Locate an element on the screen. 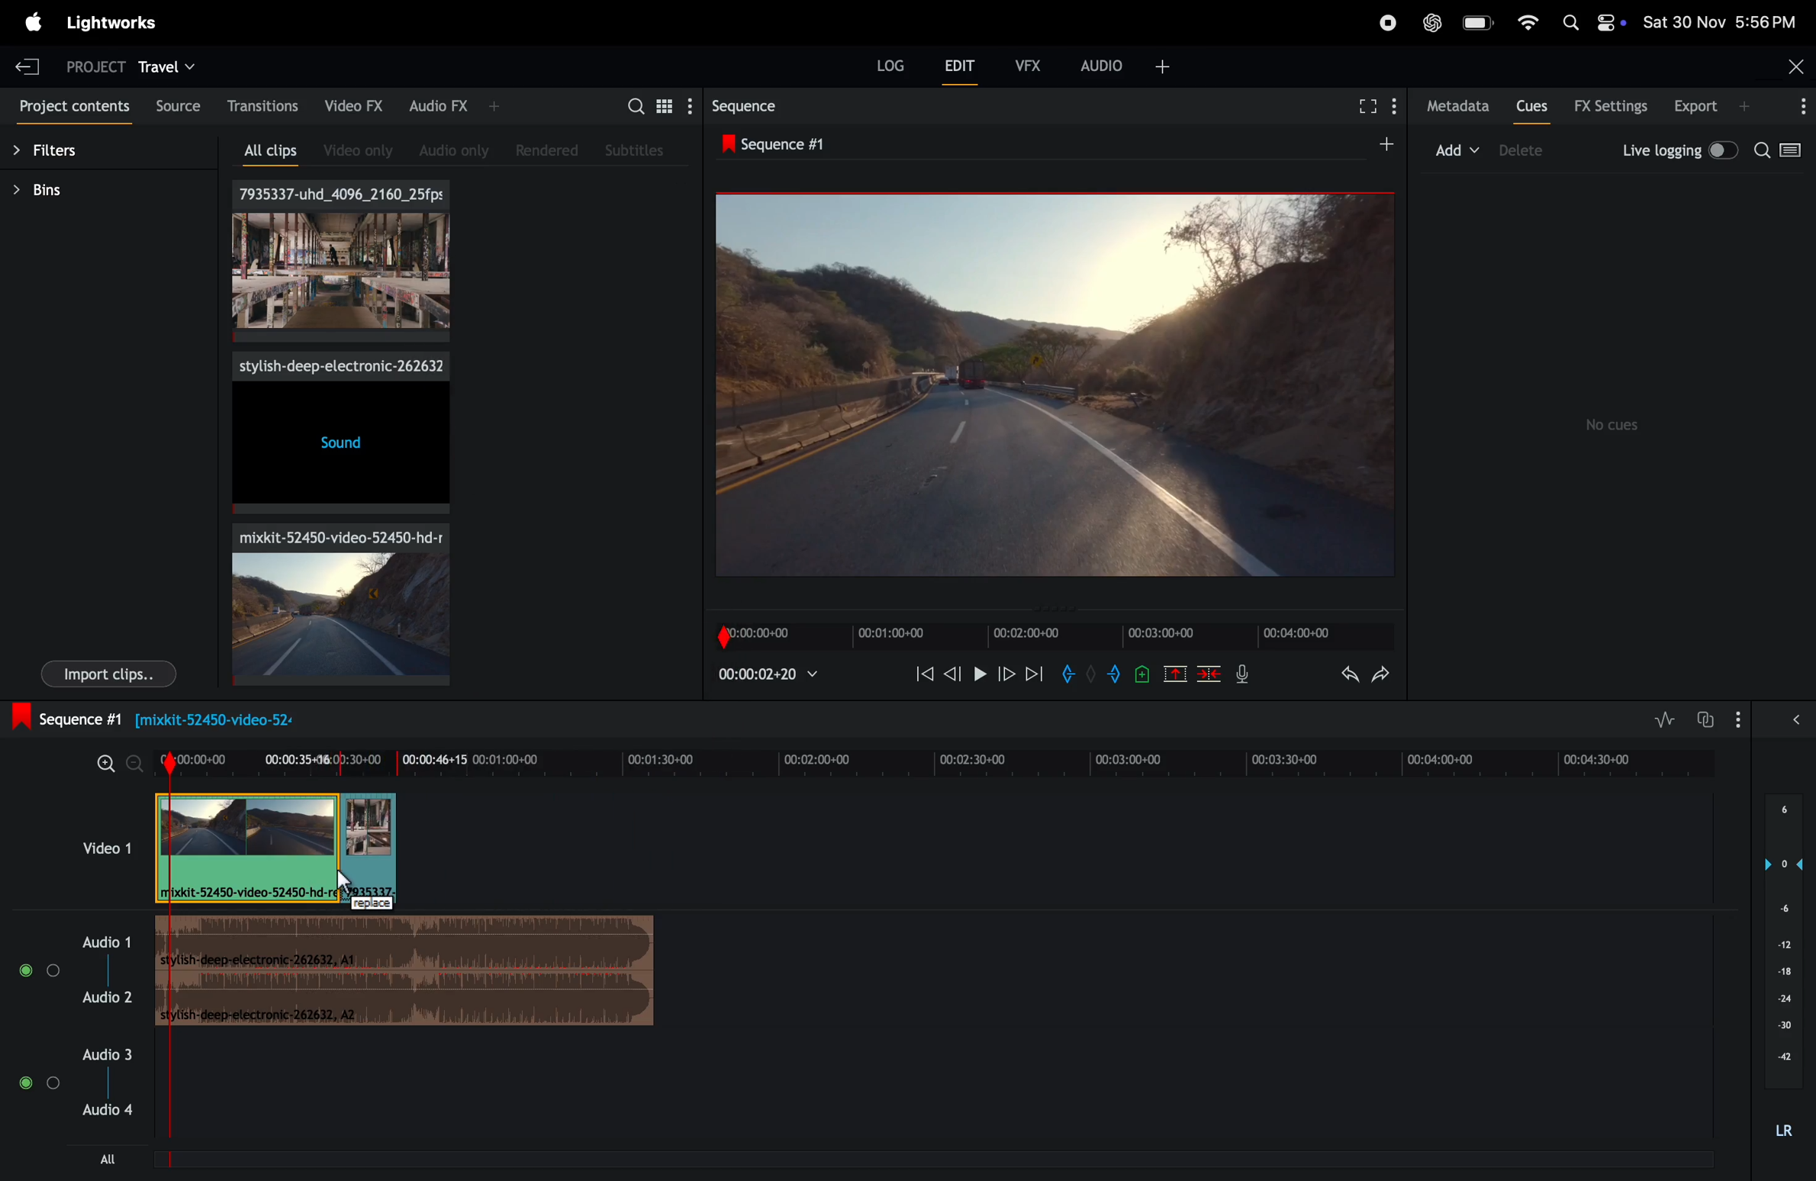 This screenshot has height=1181, width=1816. playback time is located at coordinates (774, 674).